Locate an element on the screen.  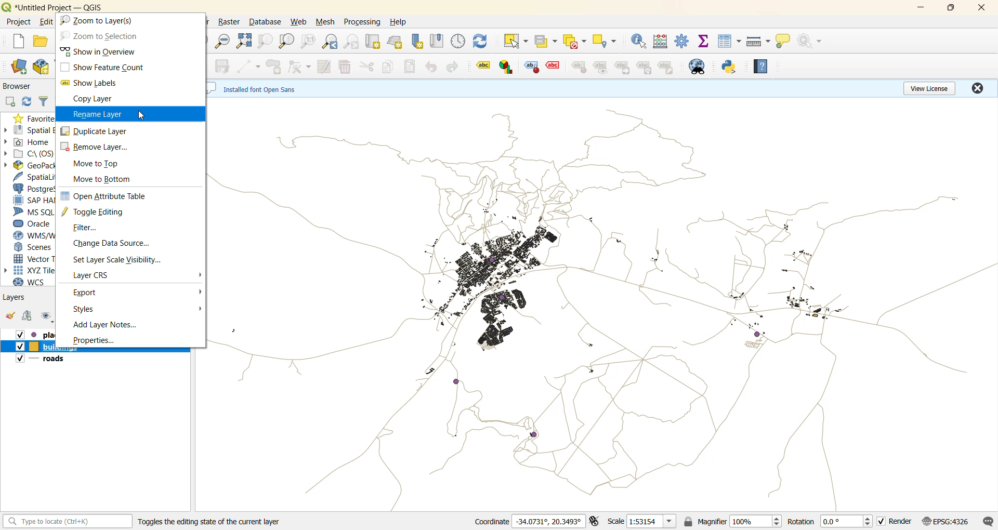
move to bottom is located at coordinates (101, 179).